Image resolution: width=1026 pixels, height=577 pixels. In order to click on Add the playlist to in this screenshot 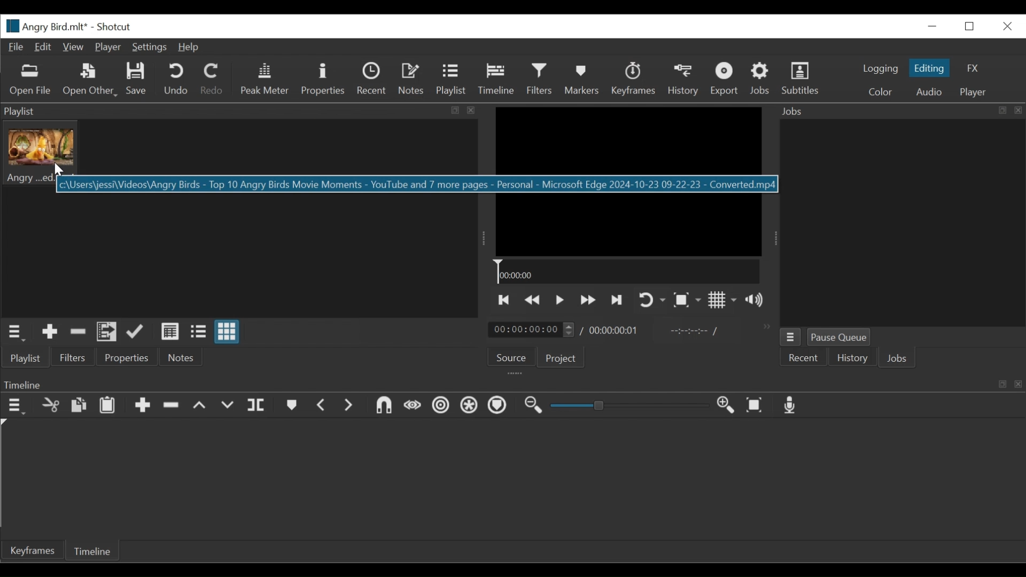, I will do `click(107, 332)`.